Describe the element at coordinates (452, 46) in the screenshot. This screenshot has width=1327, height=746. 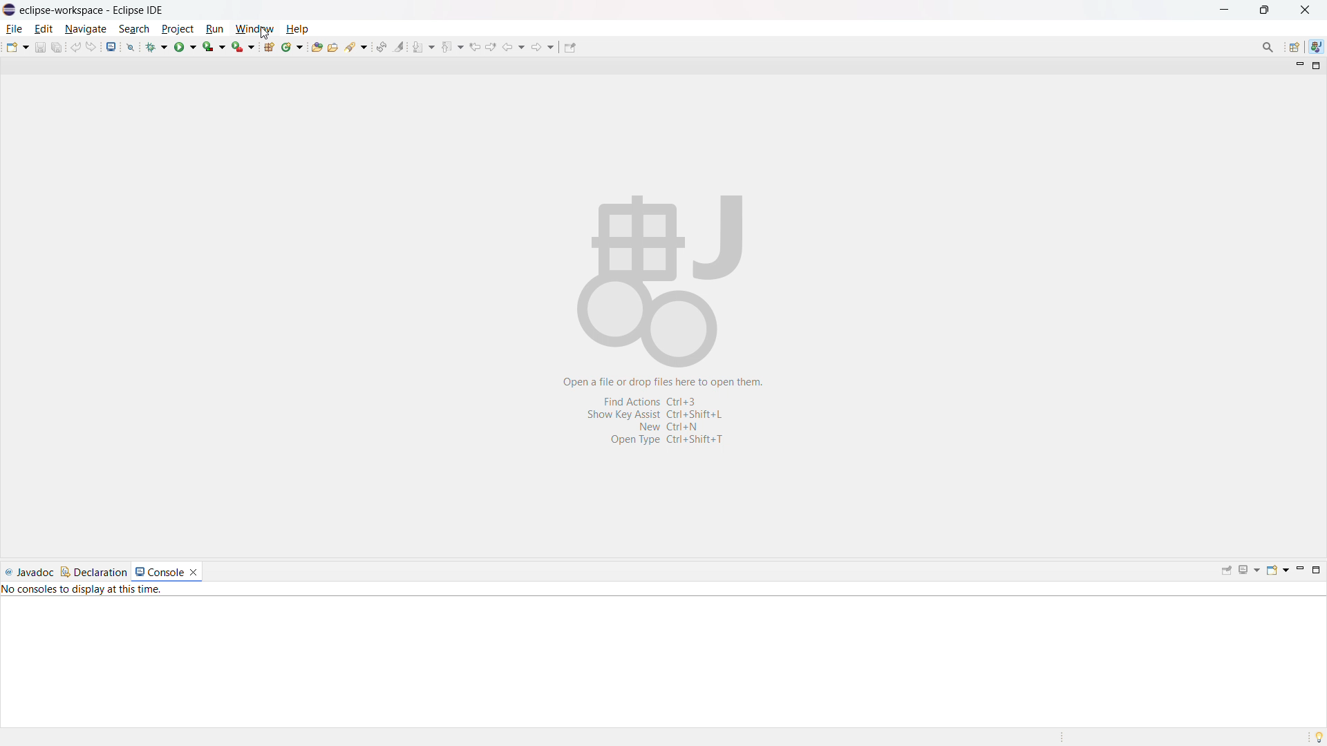
I see `previious annotation` at that location.